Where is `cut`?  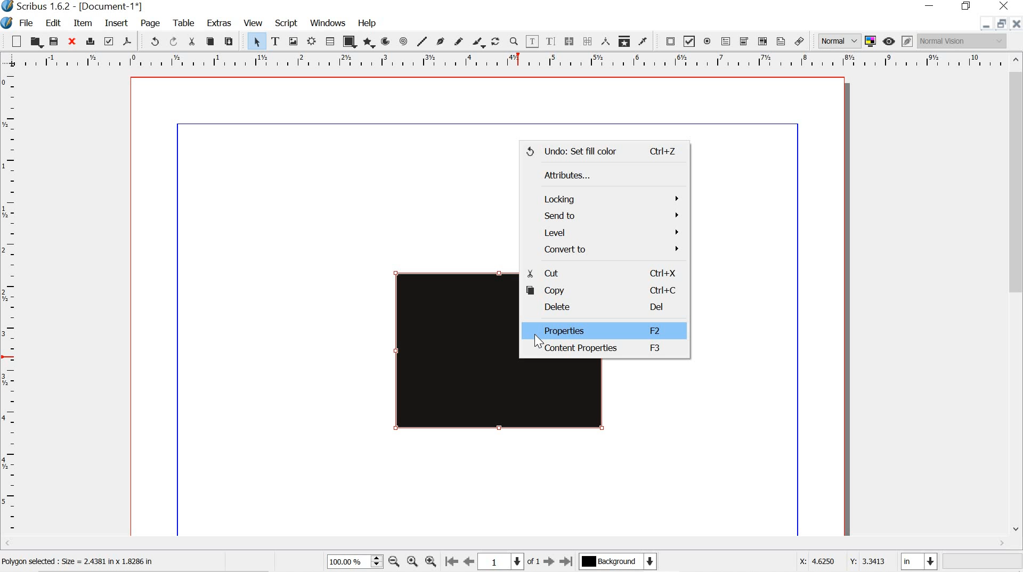
cut is located at coordinates (193, 43).